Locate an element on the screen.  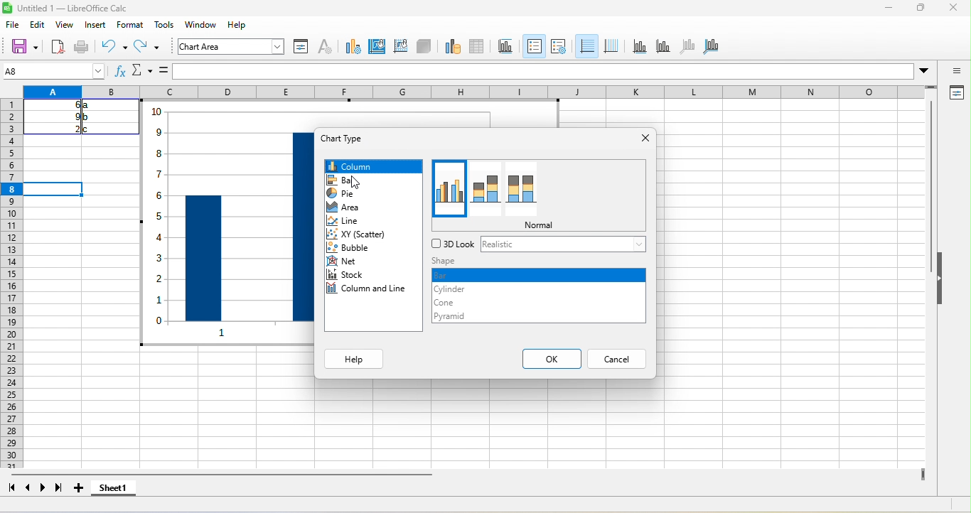
hide is located at coordinates (943, 283).